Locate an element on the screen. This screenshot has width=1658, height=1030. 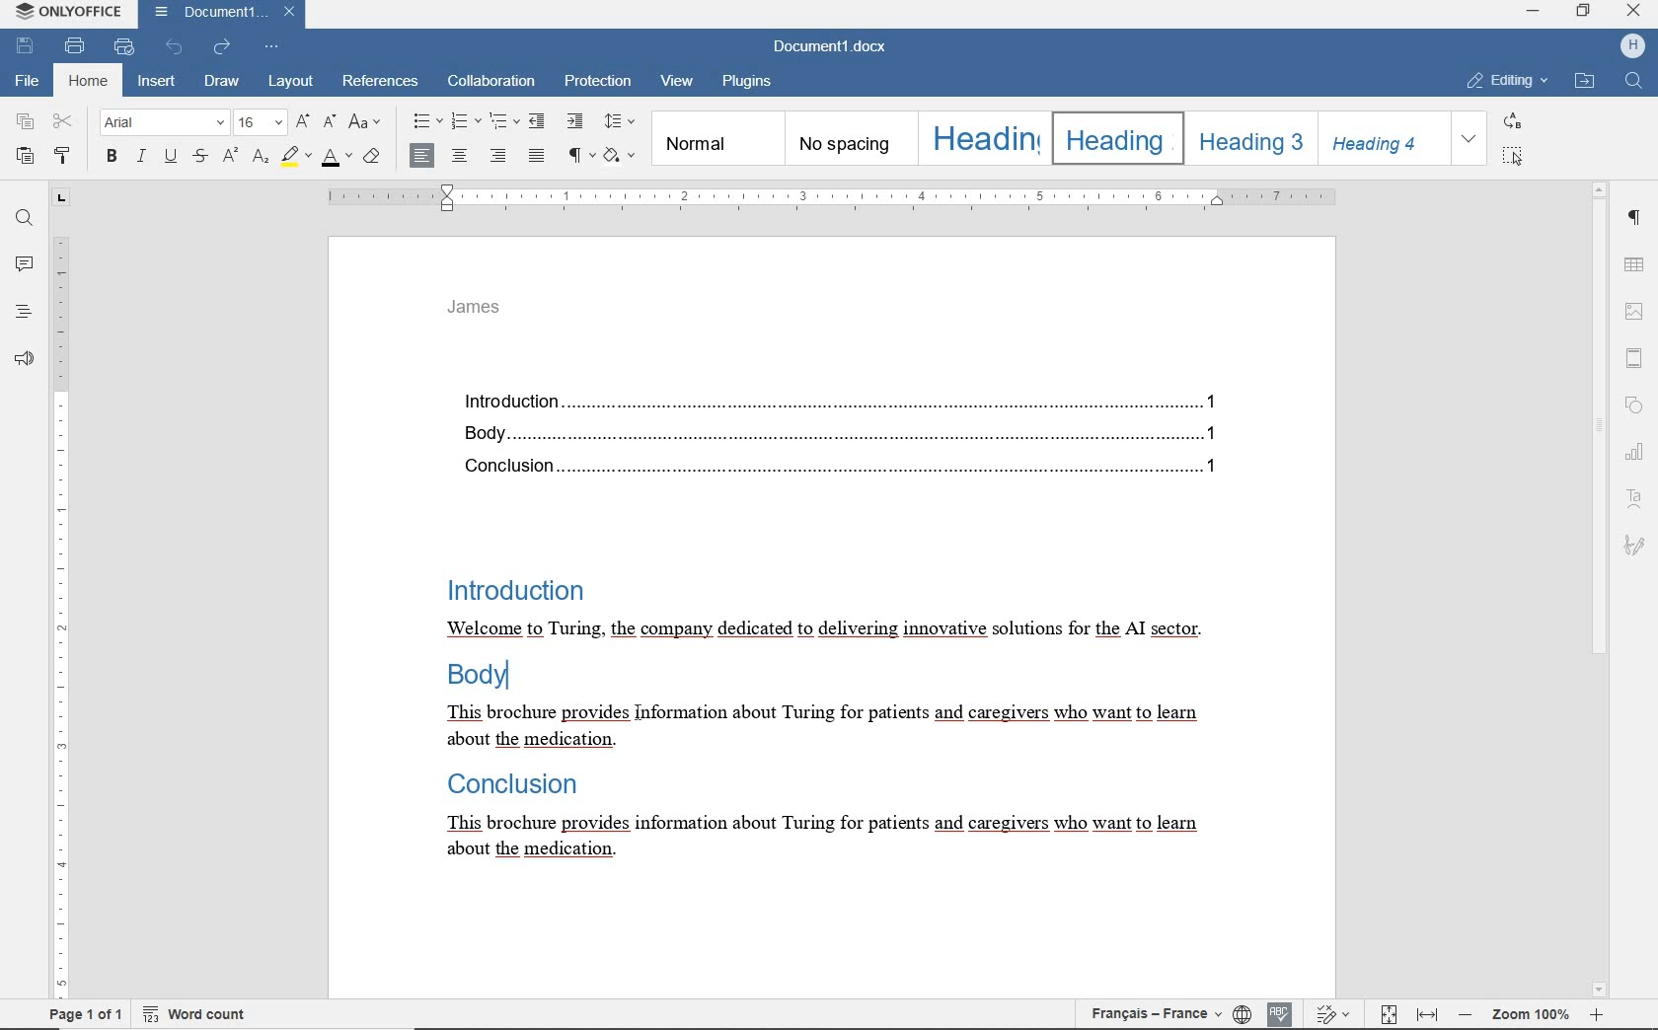
TEXT LANGUAGE is located at coordinates (1159, 1014).